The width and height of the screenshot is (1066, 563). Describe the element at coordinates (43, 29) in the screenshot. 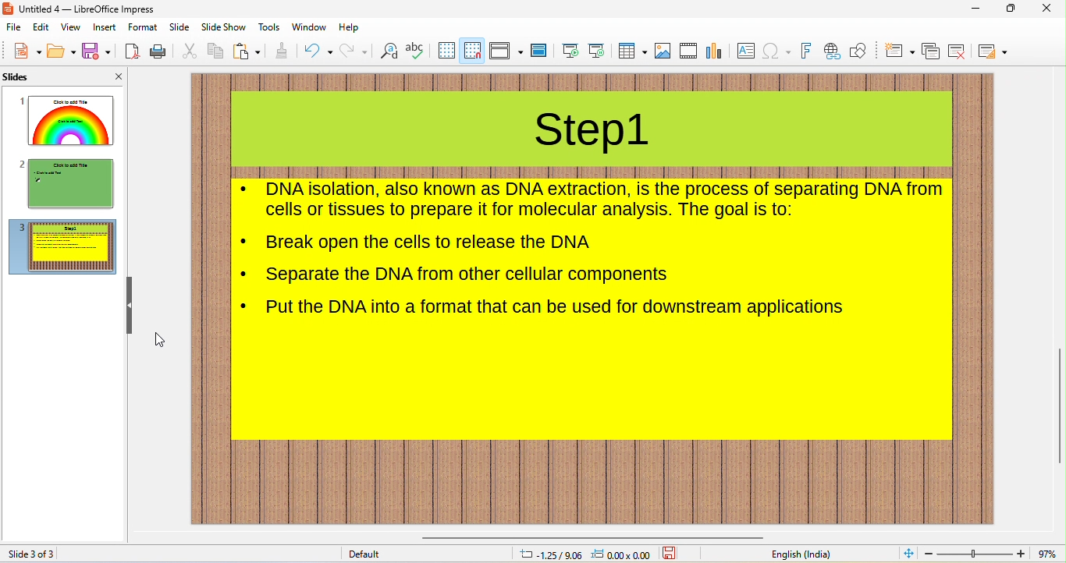

I see `edit` at that location.